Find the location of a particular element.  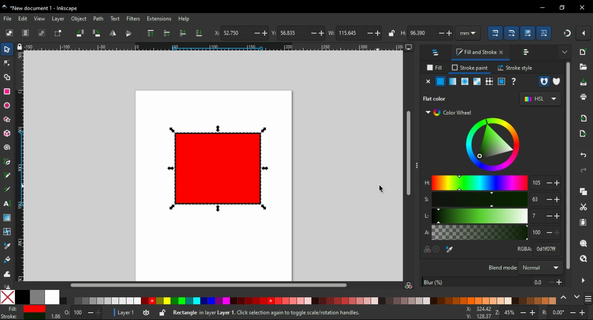

scaling options is located at coordinates (511, 32).